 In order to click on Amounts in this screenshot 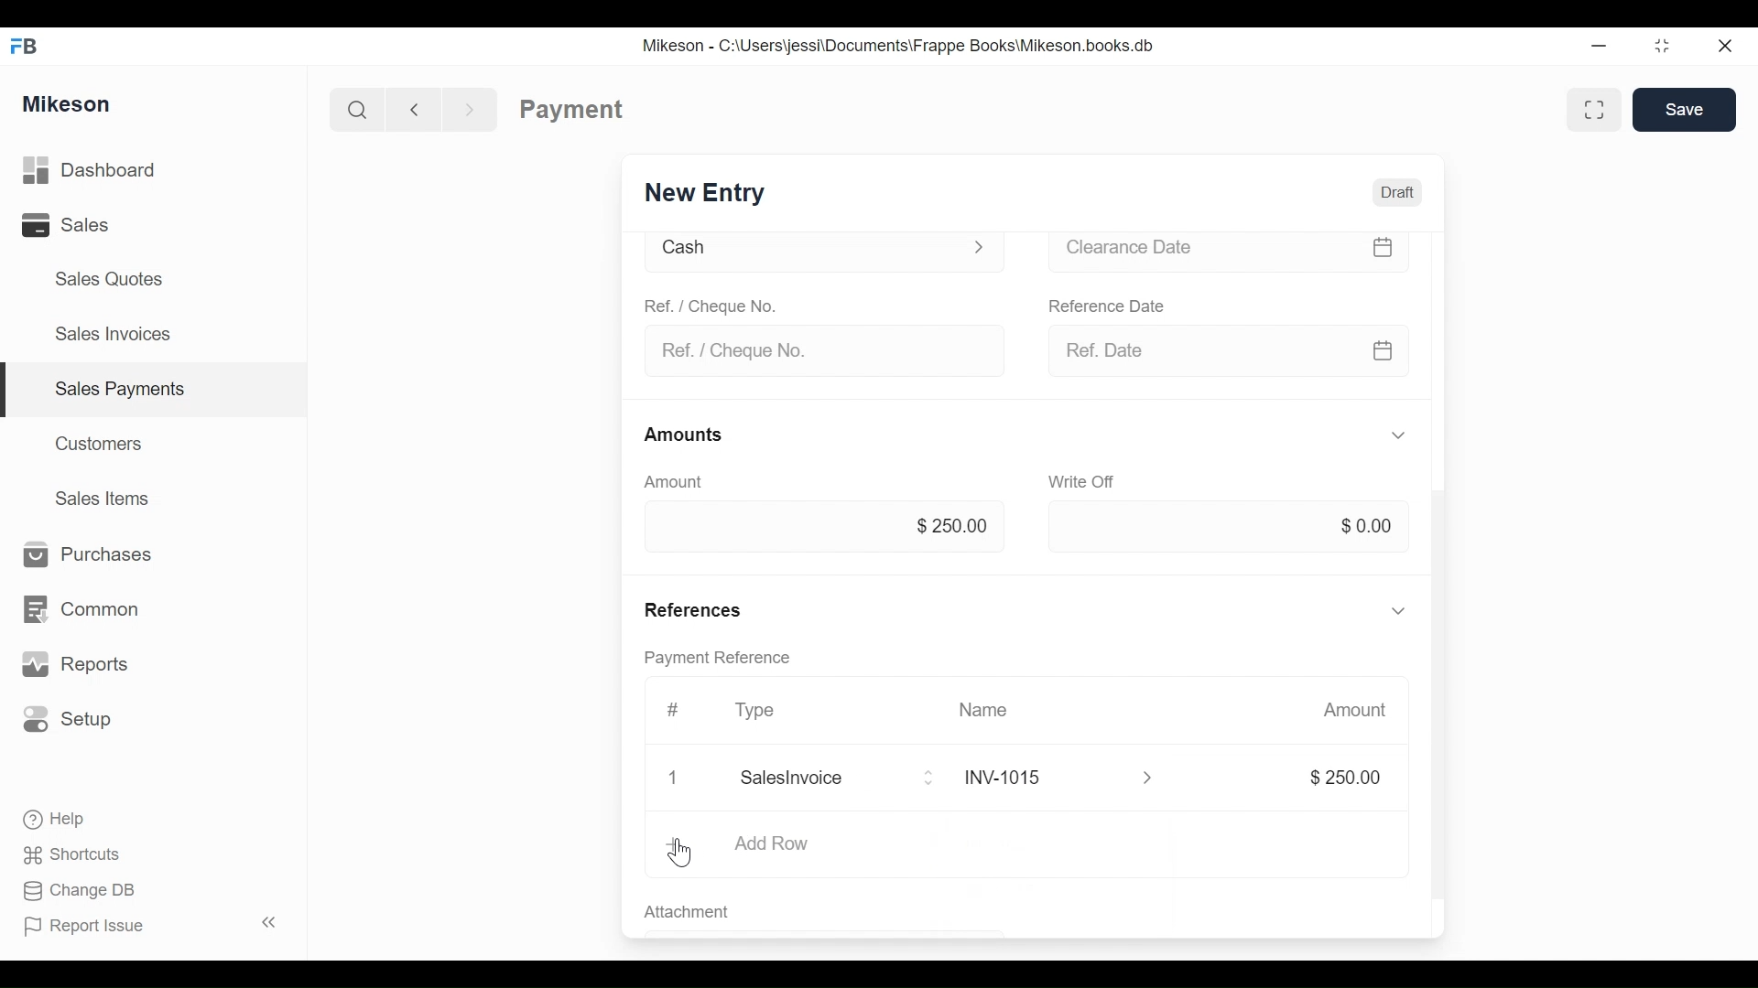, I will do `click(684, 435)`.